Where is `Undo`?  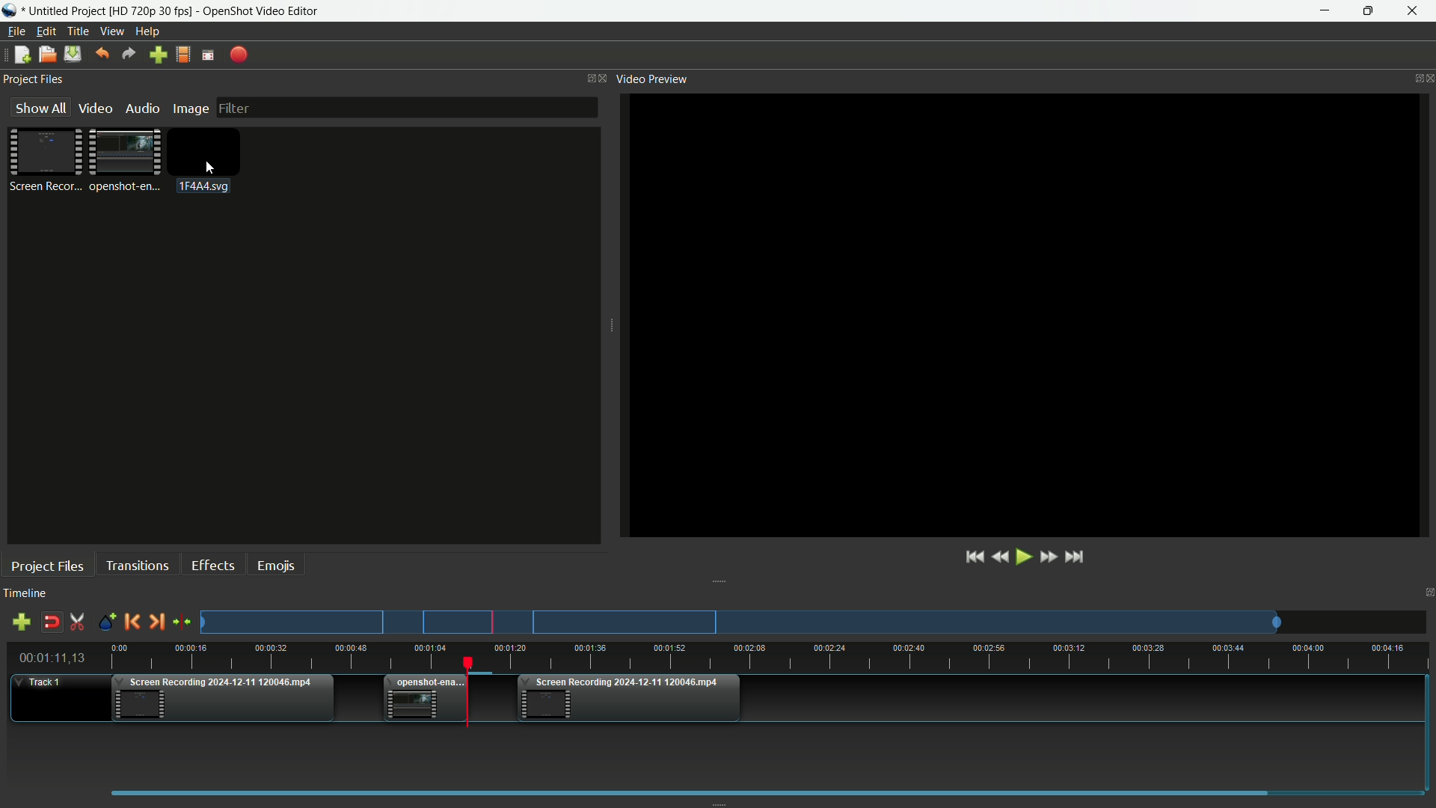
Undo is located at coordinates (99, 55).